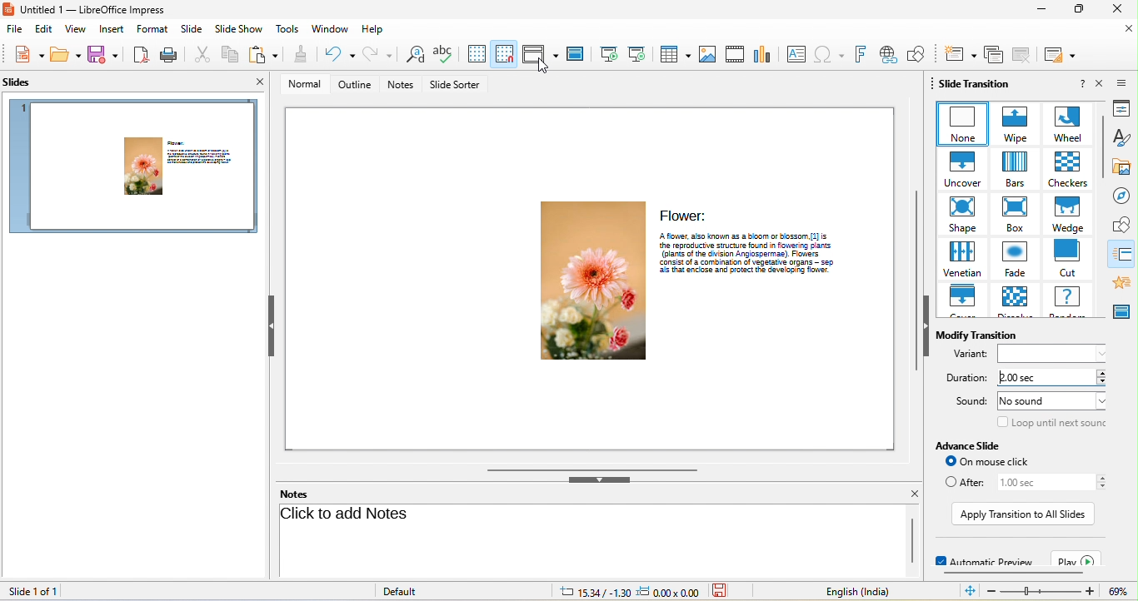  What do you see at coordinates (1039, 10) in the screenshot?
I see `minimize` at bounding box center [1039, 10].